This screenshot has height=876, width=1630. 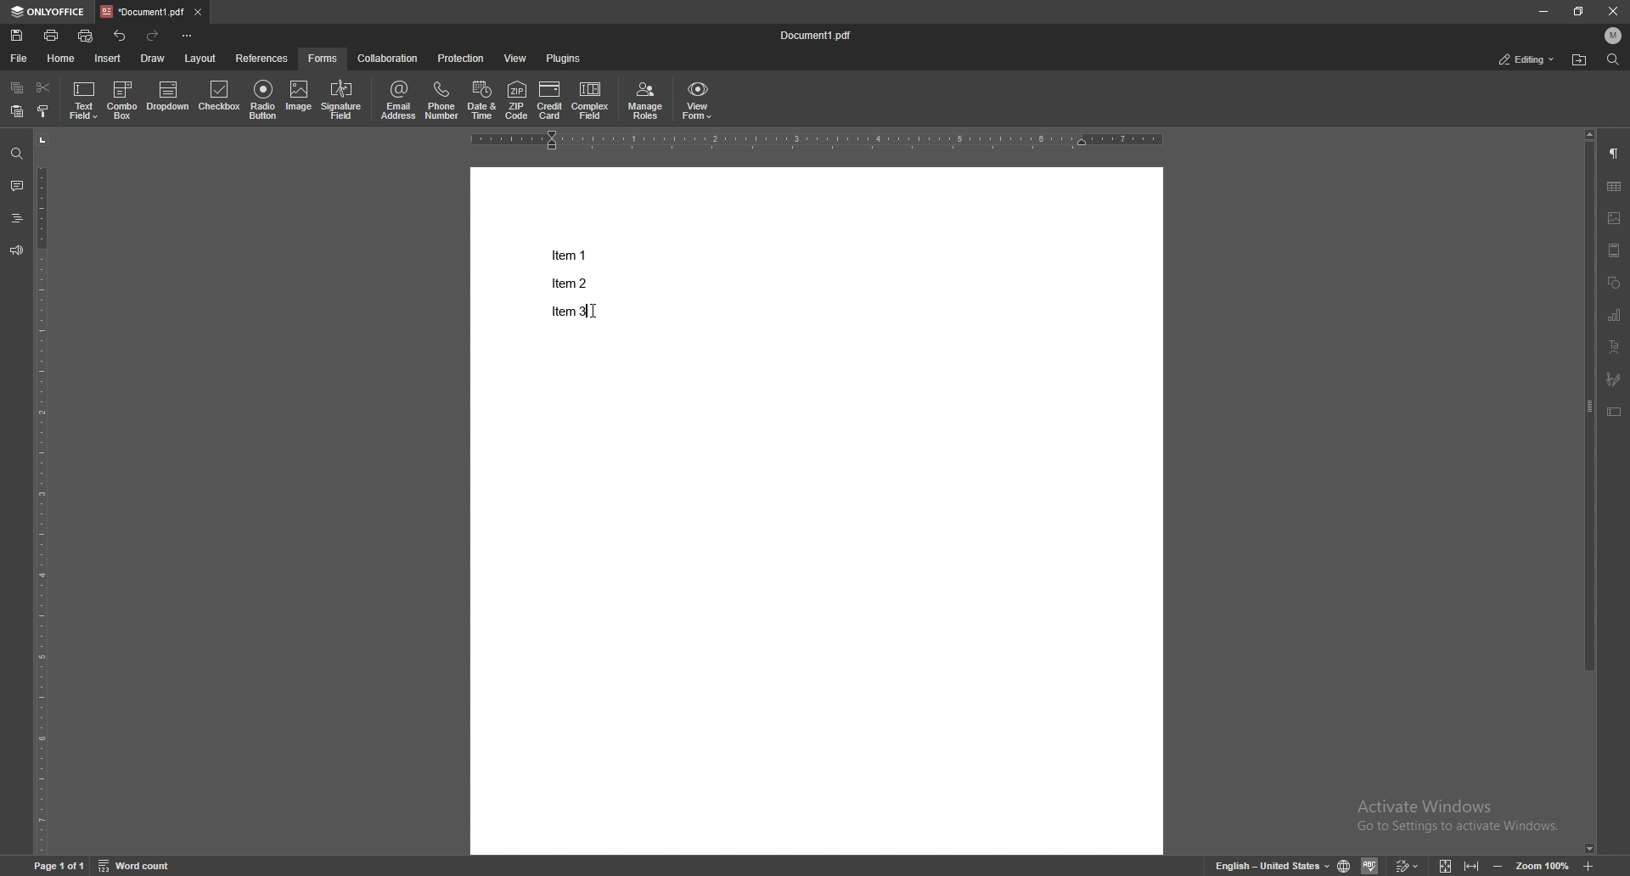 I want to click on spell check, so click(x=1369, y=865).